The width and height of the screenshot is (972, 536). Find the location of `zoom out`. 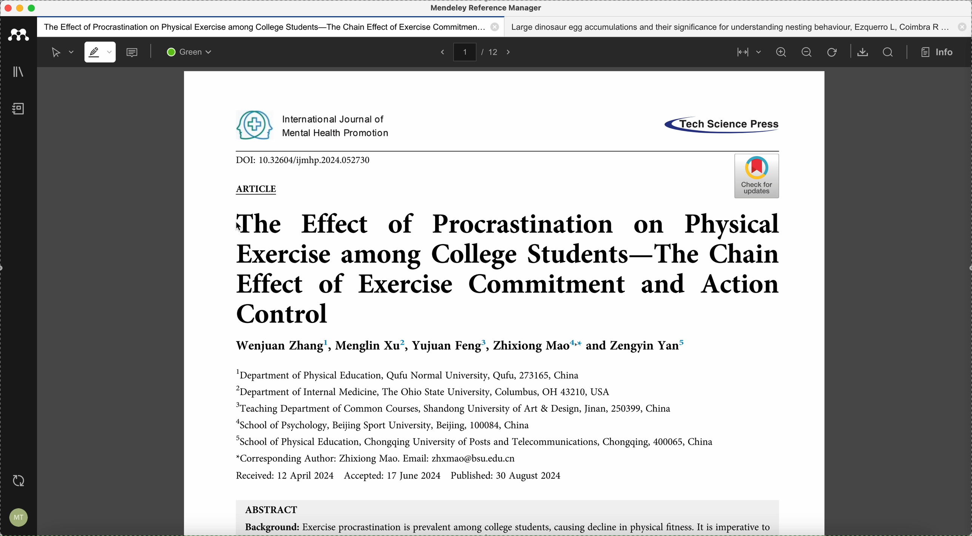

zoom out is located at coordinates (808, 53).